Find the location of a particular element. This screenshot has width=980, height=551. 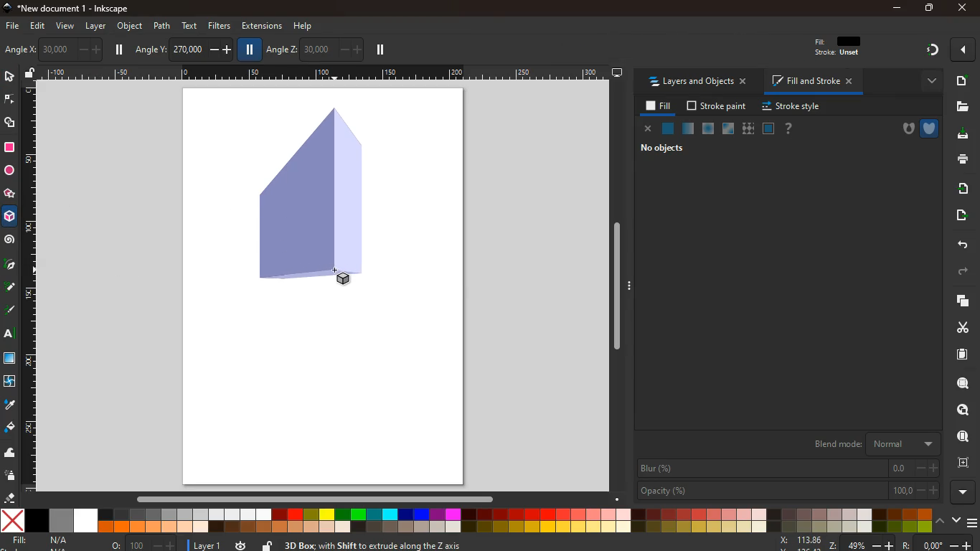

draw is located at coordinates (10, 313).